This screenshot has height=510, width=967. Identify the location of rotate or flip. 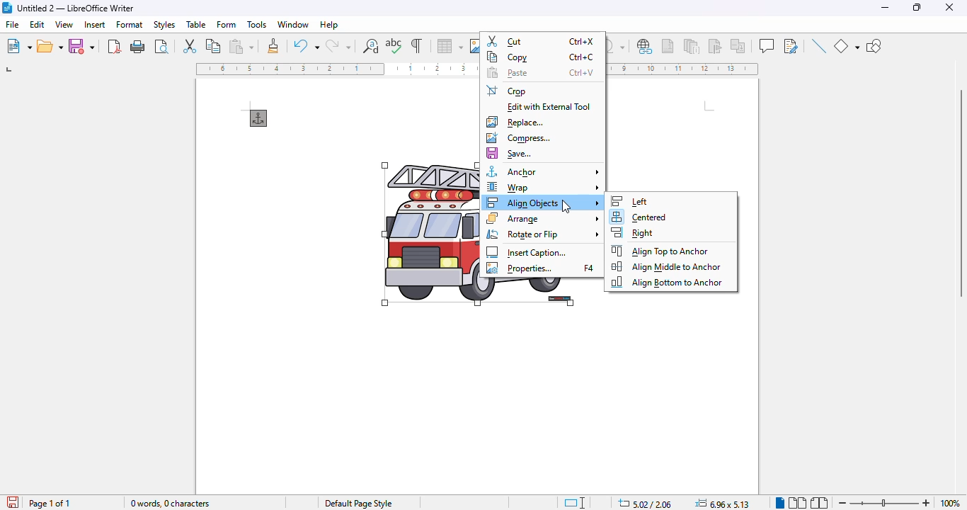
(543, 234).